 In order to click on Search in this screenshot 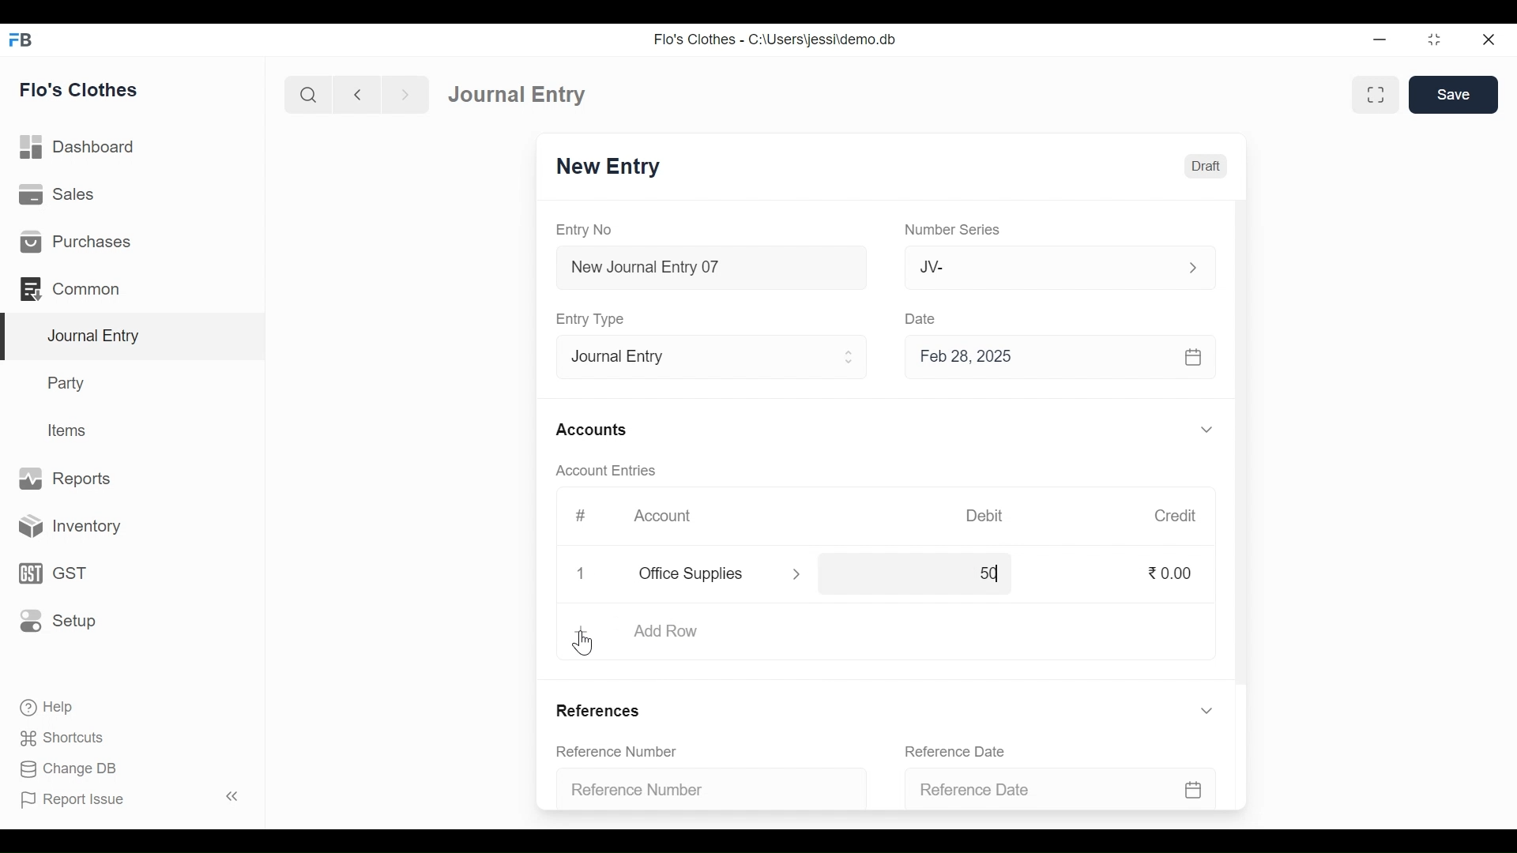, I will do `click(308, 96)`.